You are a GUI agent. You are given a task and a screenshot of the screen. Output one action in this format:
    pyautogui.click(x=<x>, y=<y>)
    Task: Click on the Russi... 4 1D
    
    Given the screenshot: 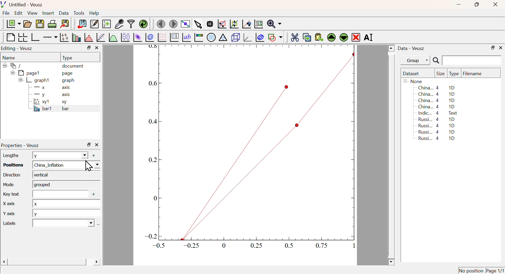 What is the action you would take?
    pyautogui.click(x=437, y=125)
    